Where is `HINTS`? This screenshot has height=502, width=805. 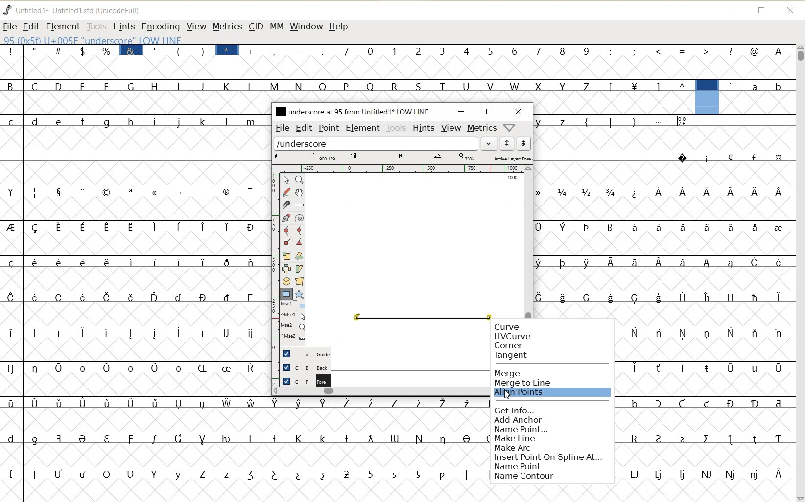
HINTS is located at coordinates (424, 128).